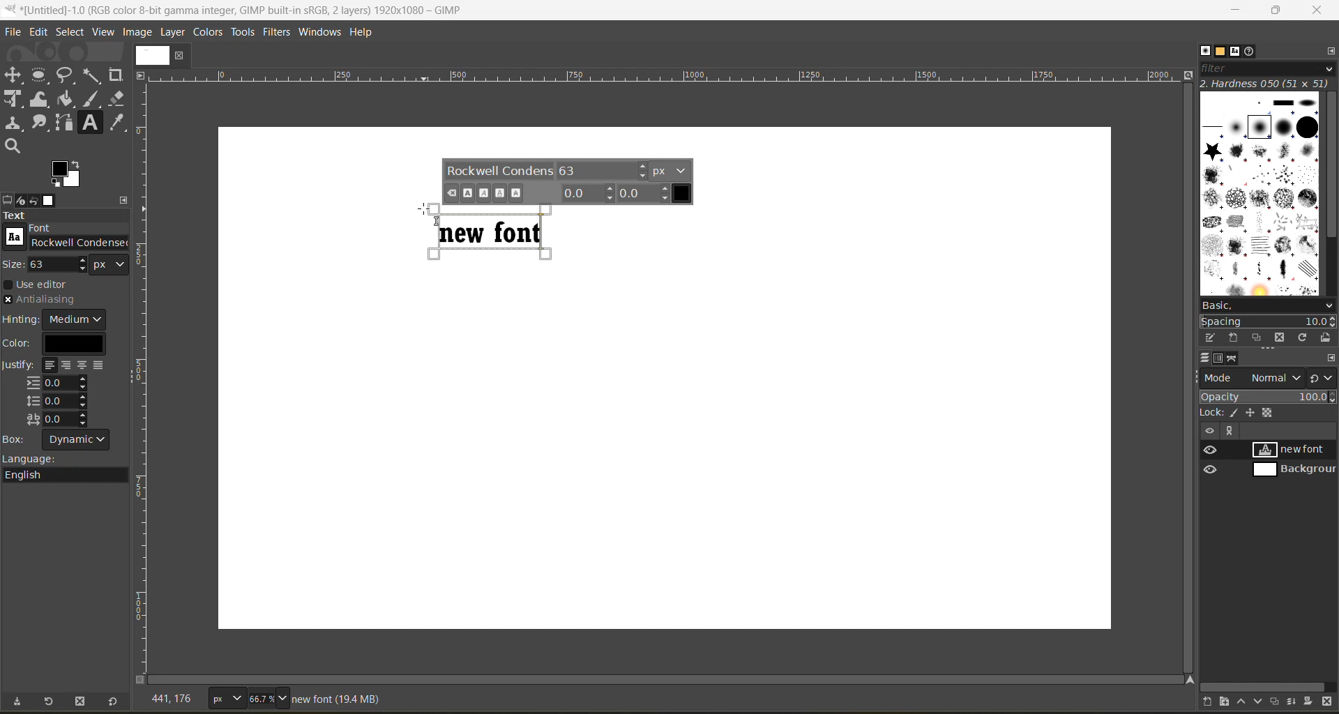 The width and height of the screenshot is (1339, 714). Describe the element at coordinates (33, 202) in the screenshot. I see `undo history` at that location.